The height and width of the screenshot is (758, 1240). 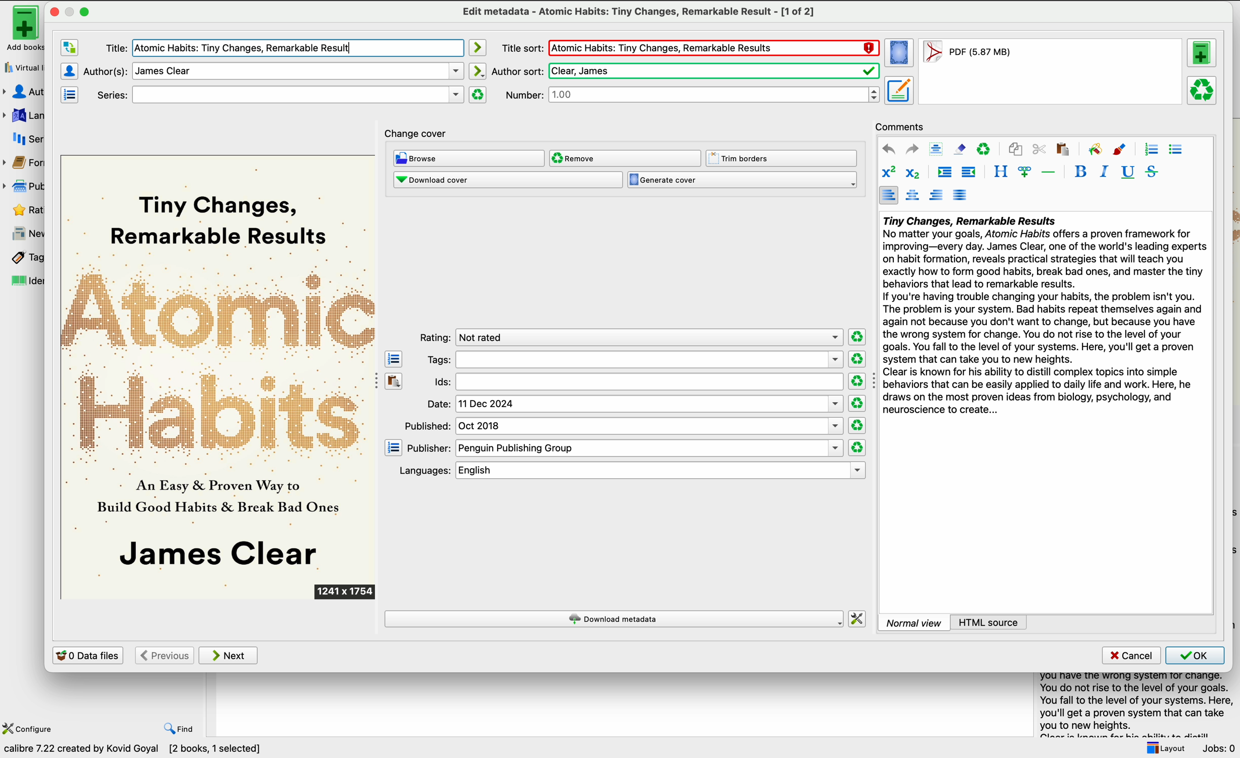 What do you see at coordinates (30, 728) in the screenshot?
I see `configure` at bounding box center [30, 728].